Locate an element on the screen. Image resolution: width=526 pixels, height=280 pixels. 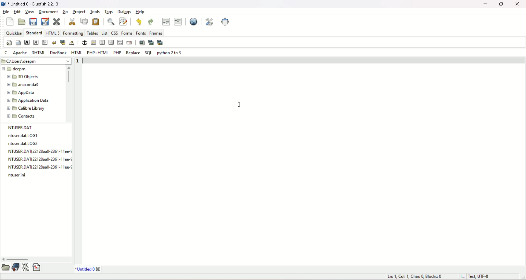
open file is located at coordinates (22, 22).